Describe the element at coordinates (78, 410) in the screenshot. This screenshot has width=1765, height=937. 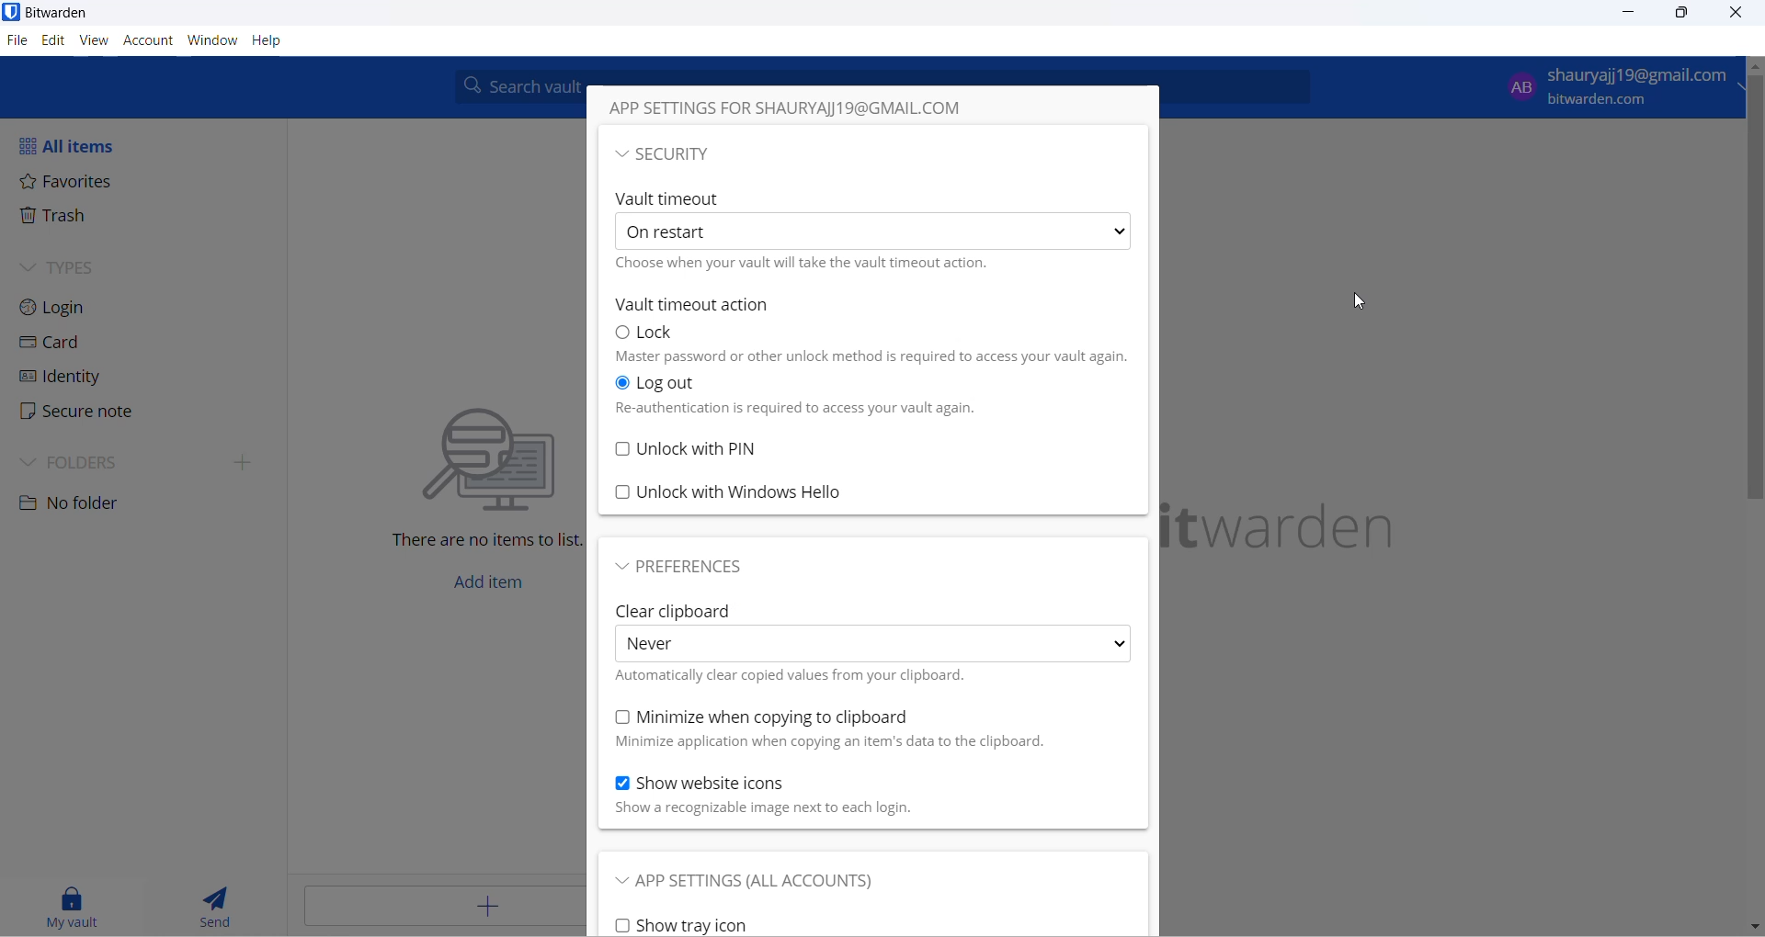
I see `Secure note` at that location.